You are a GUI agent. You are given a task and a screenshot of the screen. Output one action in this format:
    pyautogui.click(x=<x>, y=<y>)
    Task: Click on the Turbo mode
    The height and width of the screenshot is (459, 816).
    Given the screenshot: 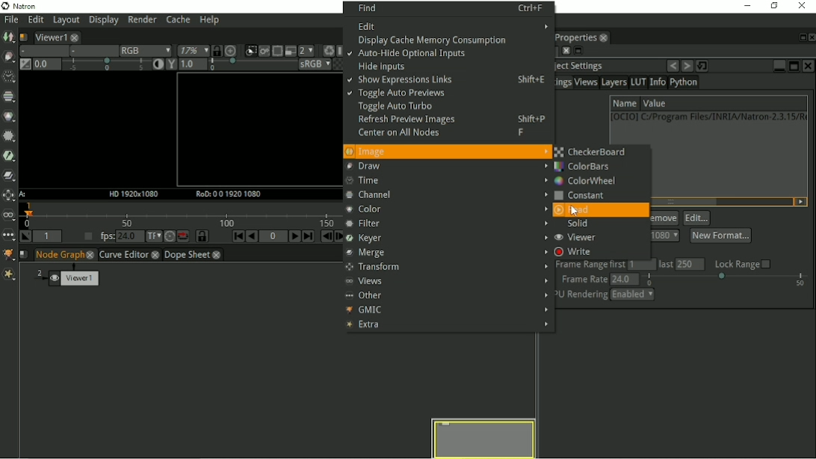 What is the action you would take?
    pyautogui.click(x=165, y=236)
    